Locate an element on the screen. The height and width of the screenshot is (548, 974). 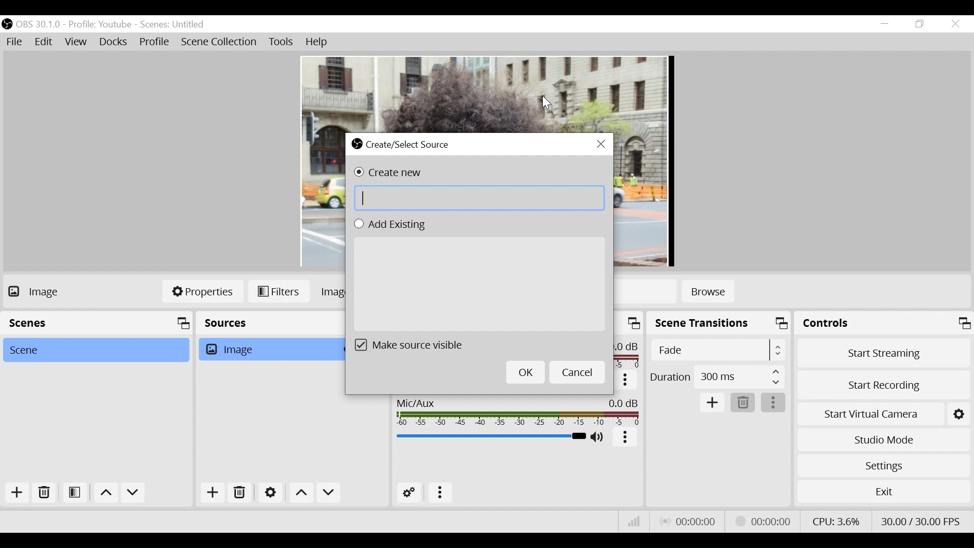
Tools is located at coordinates (283, 43).